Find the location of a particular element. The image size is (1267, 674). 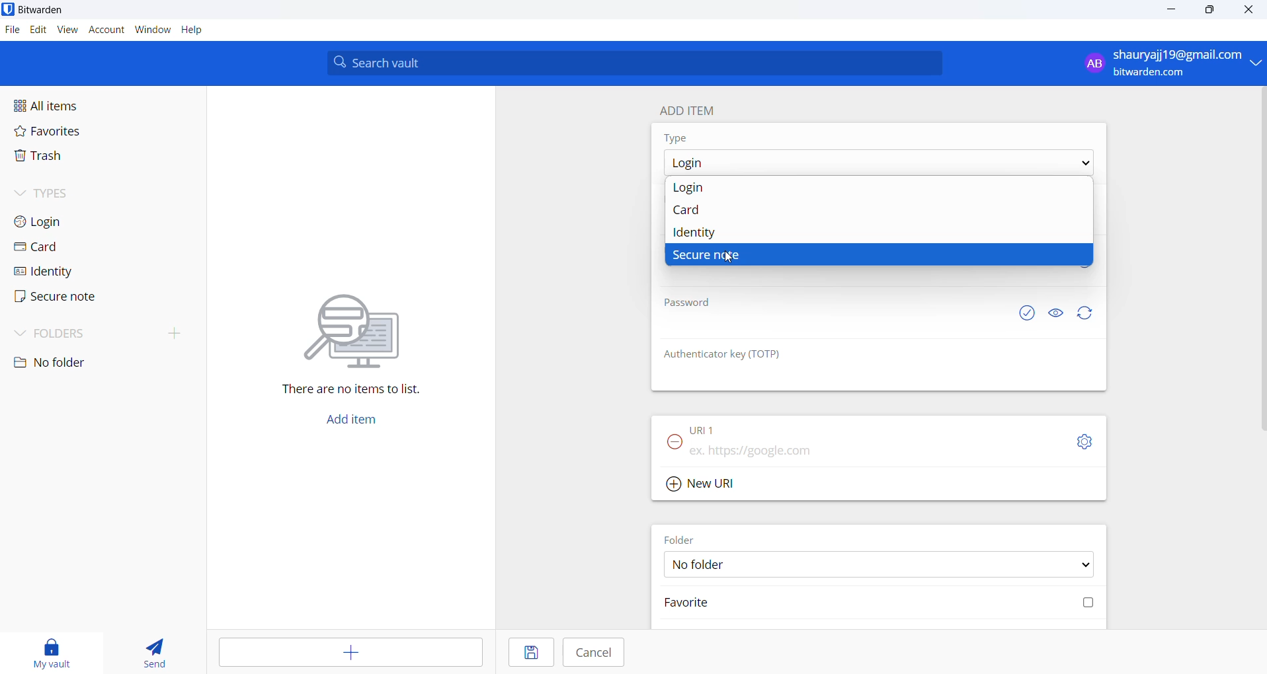

cancel is located at coordinates (598, 654).